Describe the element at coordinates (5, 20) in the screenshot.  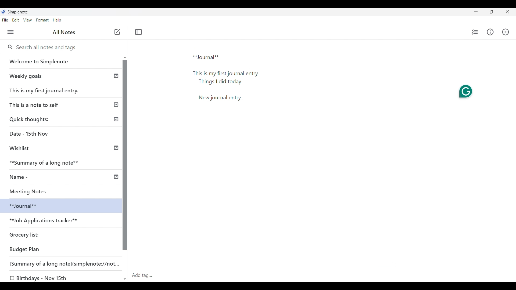
I see `File menu` at that location.